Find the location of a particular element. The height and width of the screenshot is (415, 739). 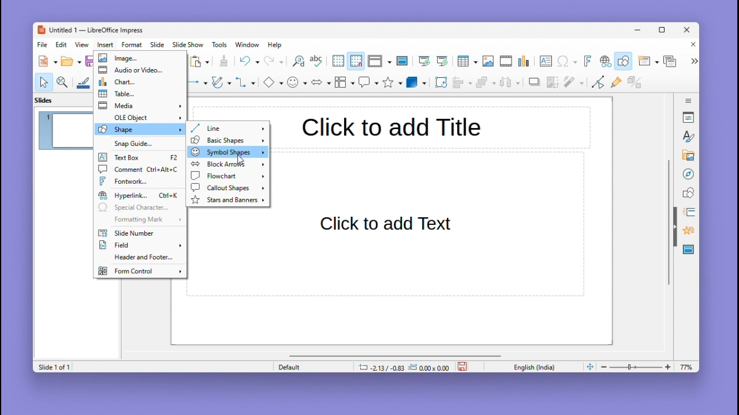

Glue point is located at coordinates (618, 84).